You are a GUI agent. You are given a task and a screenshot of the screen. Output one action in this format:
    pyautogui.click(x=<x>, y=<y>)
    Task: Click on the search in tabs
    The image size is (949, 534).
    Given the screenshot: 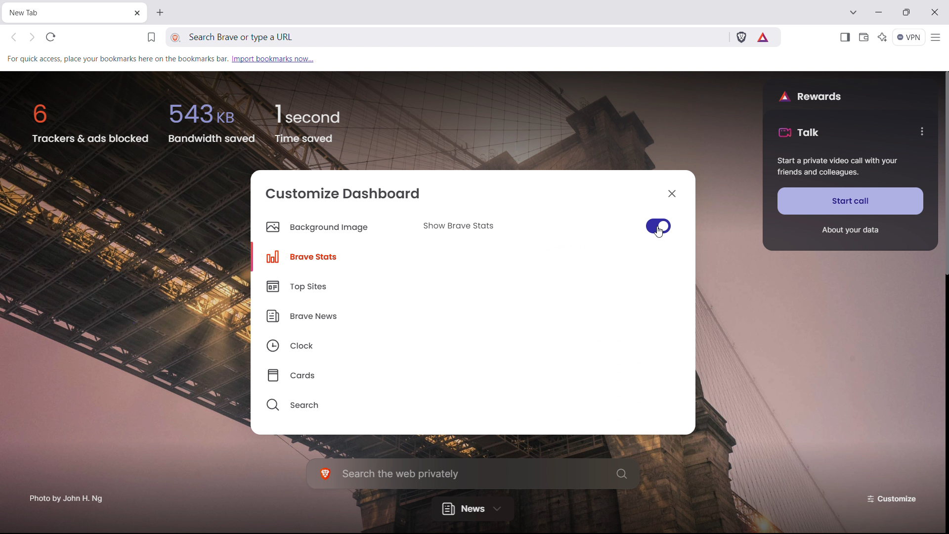 What is the action you would take?
    pyautogui.click(x=853, y=11)
    